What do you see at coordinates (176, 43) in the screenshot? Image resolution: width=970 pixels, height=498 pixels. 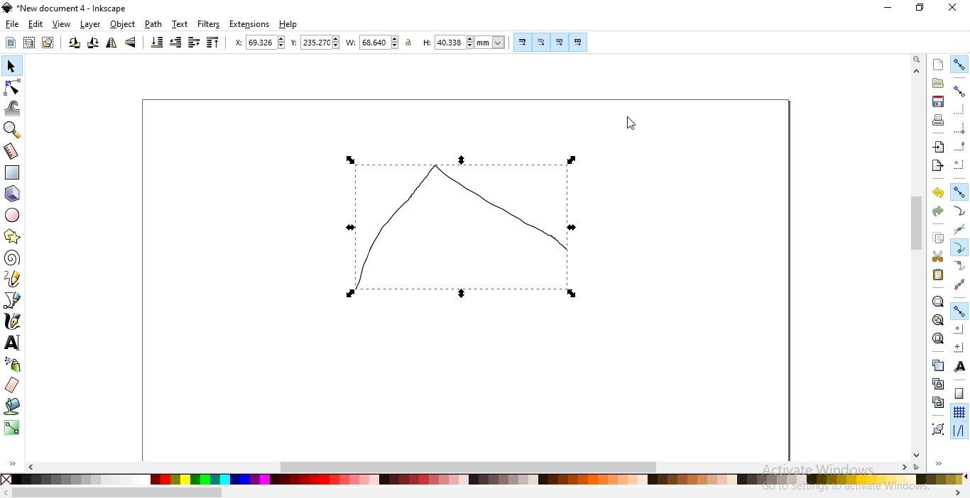 I see `lower selection one step` at bounding box center [176, 43].